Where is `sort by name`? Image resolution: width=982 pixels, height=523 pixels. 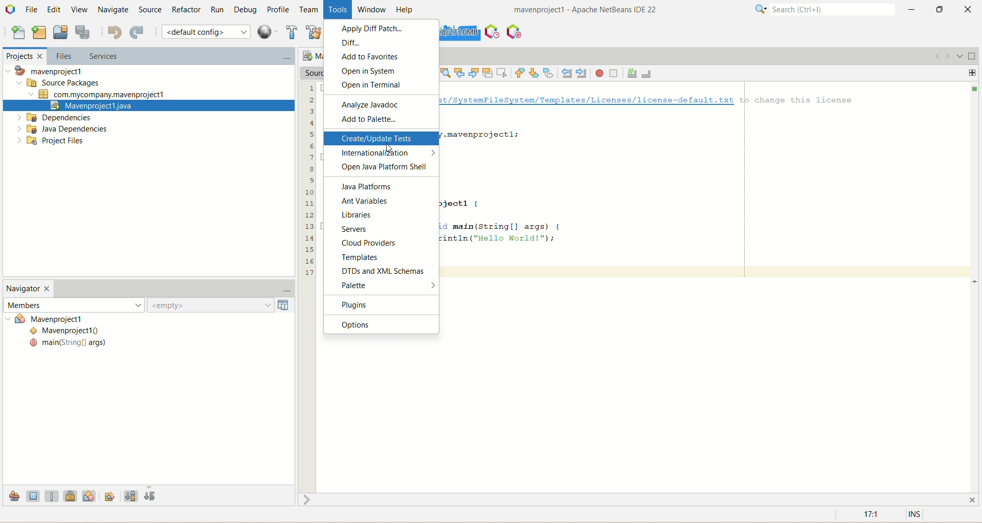
sort by name is located at coordinates (130, 494).